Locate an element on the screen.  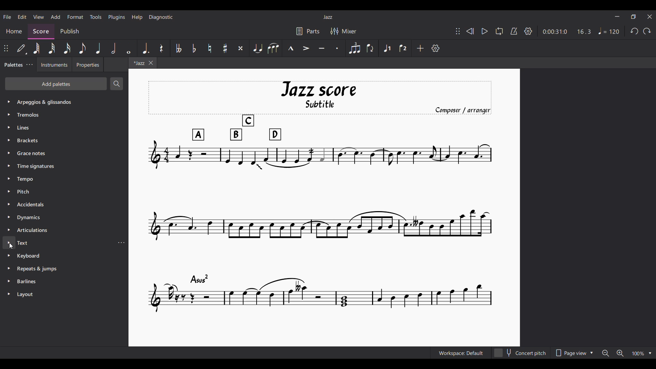
Toggle double flat is located at coordinates (178, 48).